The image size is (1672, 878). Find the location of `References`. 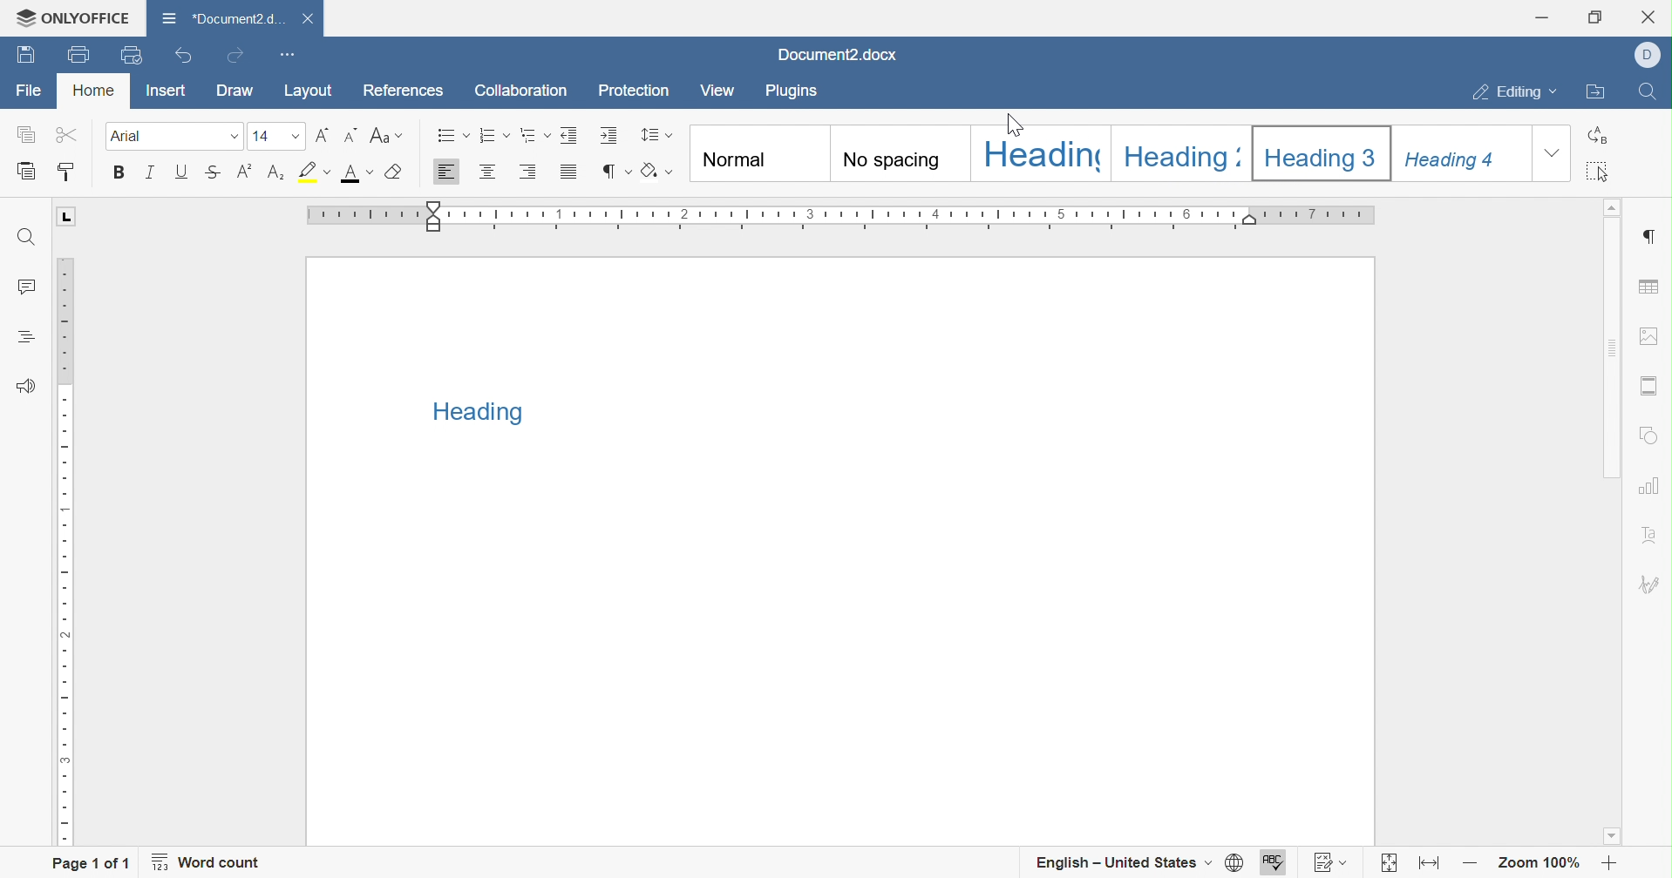

References is located at coordinates (406, 89).